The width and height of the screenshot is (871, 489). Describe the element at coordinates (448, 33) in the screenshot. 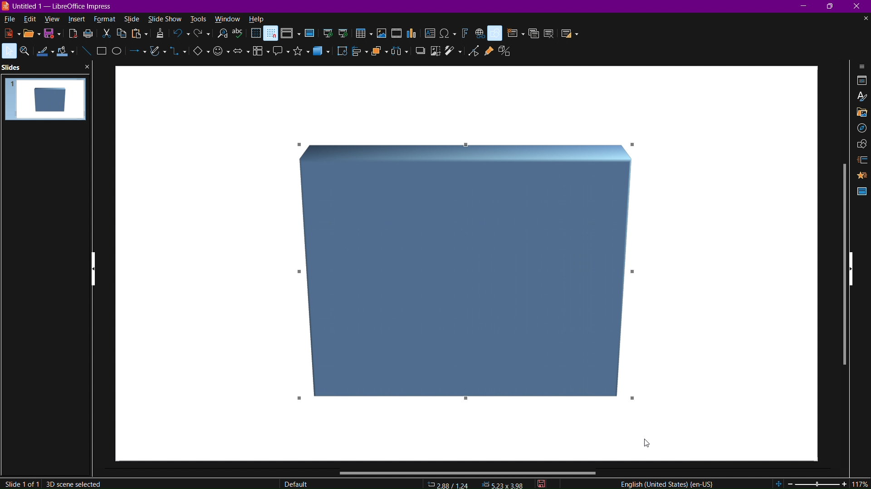

I see `Insert Special Characters` at that location.